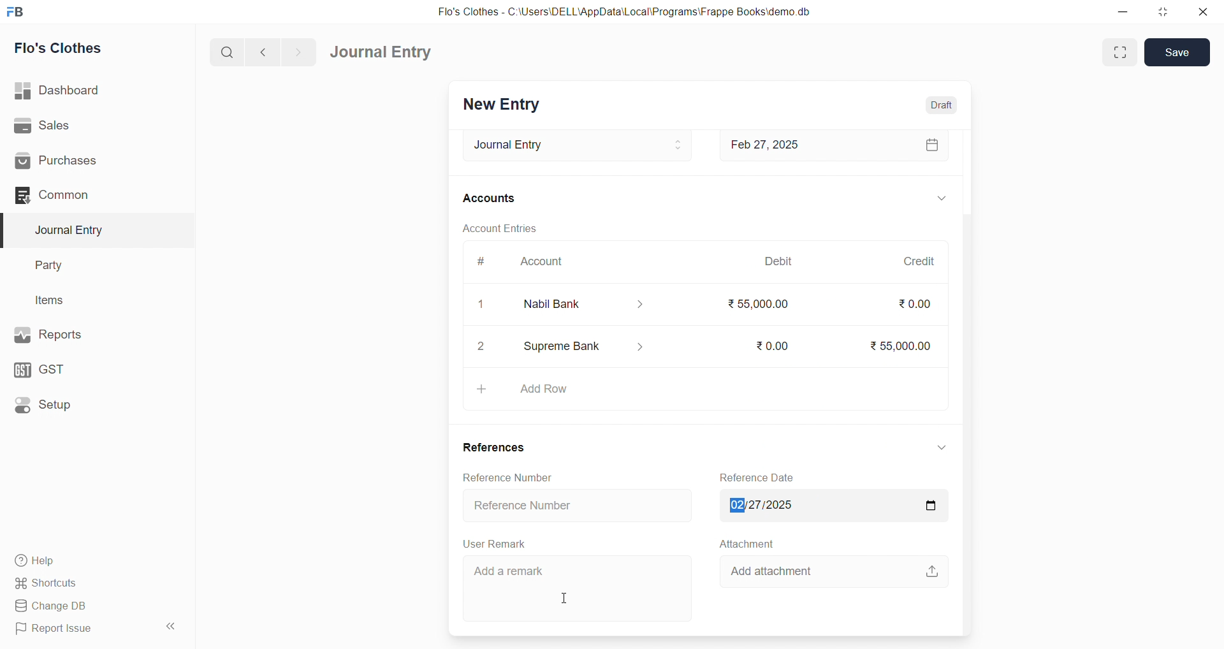  I want to click on ₹55,000.00, so click(894, 344).